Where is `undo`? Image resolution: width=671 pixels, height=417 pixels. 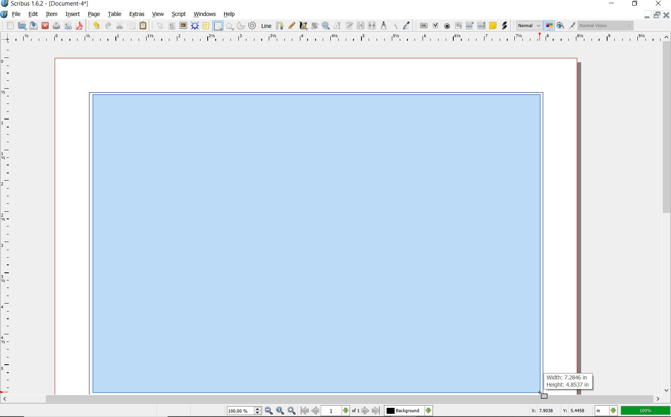 undo is located at coordinates (95, 26).